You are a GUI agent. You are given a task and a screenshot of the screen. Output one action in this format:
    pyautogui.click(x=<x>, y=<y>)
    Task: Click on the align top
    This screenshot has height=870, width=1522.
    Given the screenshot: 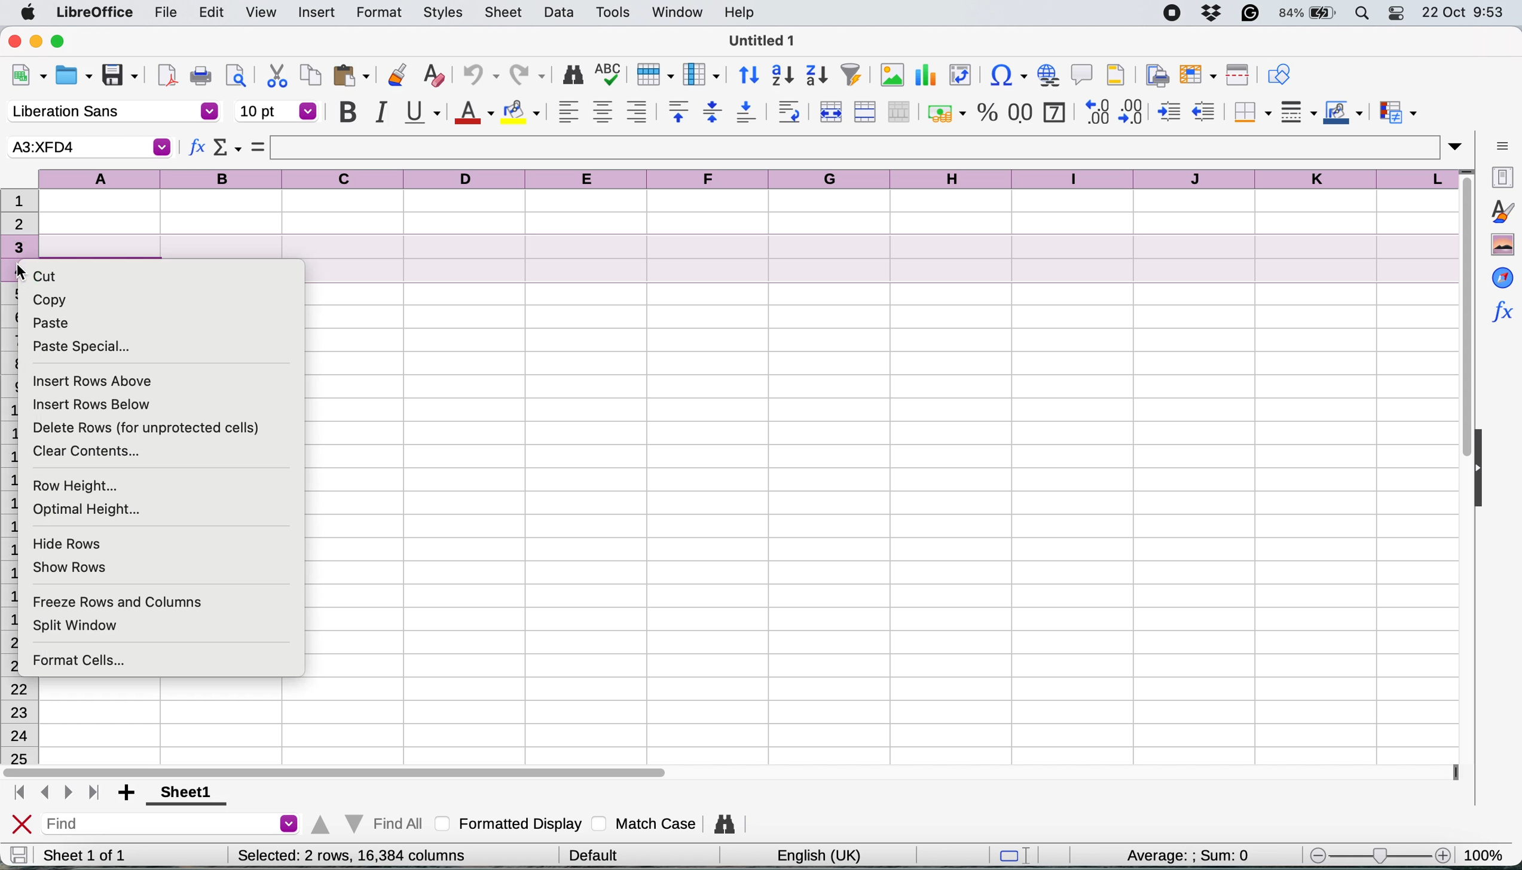 What is the action you would take?
    pyautogui.click(x=679, y=111)
    